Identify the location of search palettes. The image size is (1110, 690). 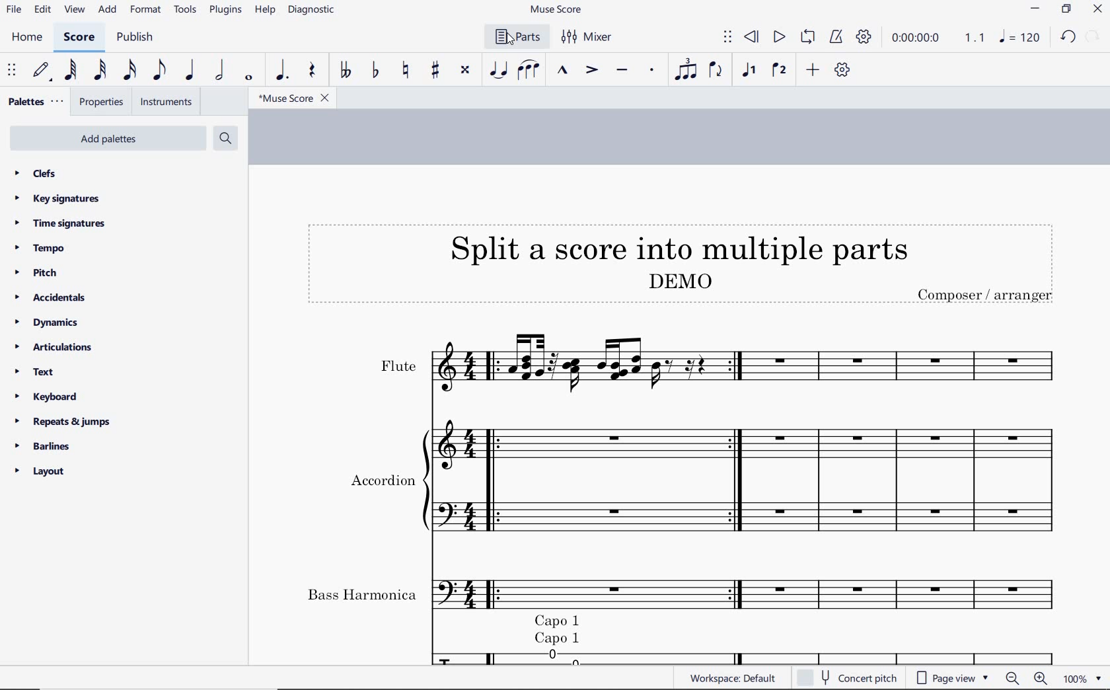
(224, 139).